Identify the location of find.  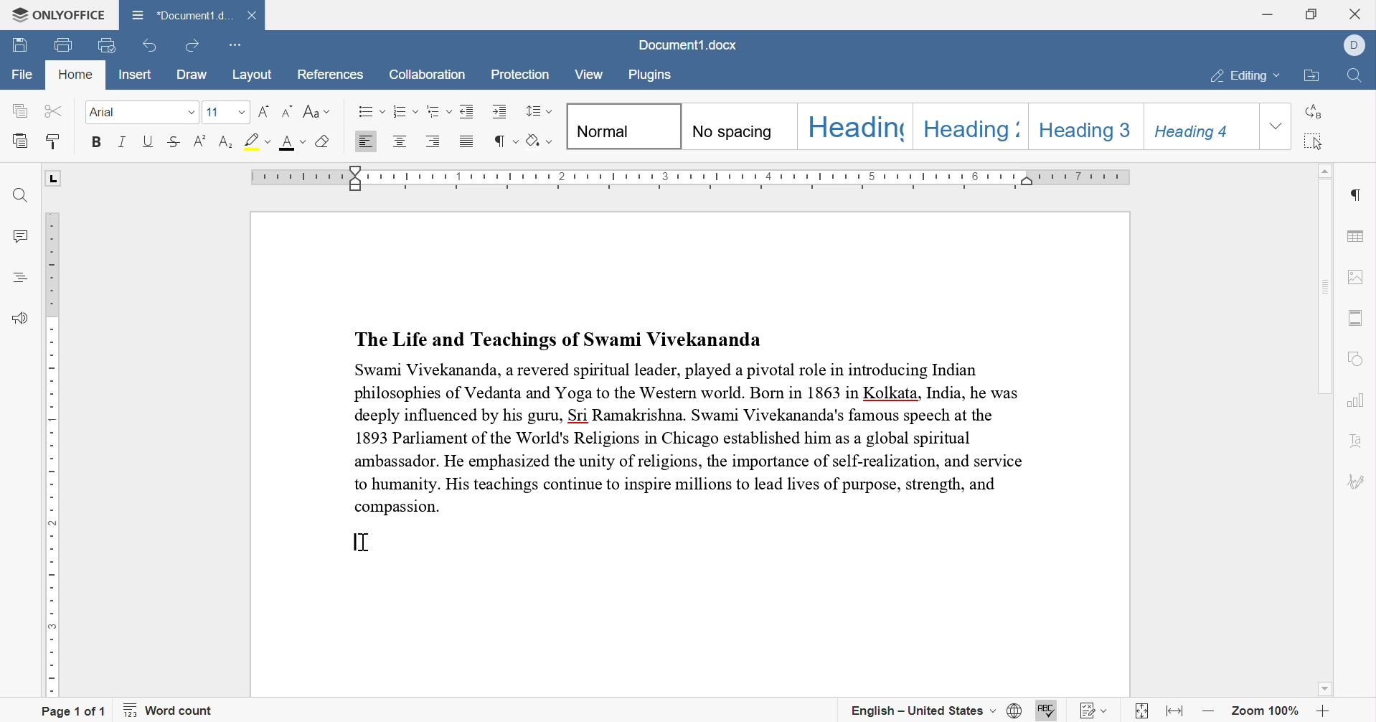
(20, 196).